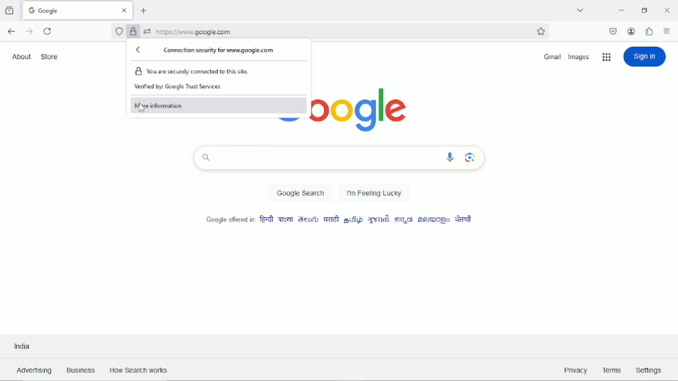  Describe the element at coordinates (81, 369) in the screenshot. I see `Business` at that location.